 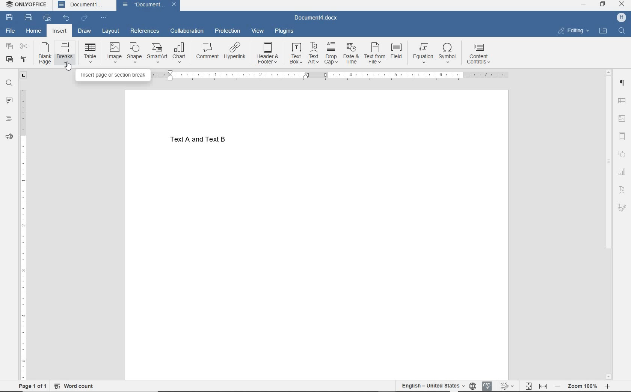 What do you see at coordinates (13, 31) in the screenshot?
I see `FILE` at bounding box center [13, 31].